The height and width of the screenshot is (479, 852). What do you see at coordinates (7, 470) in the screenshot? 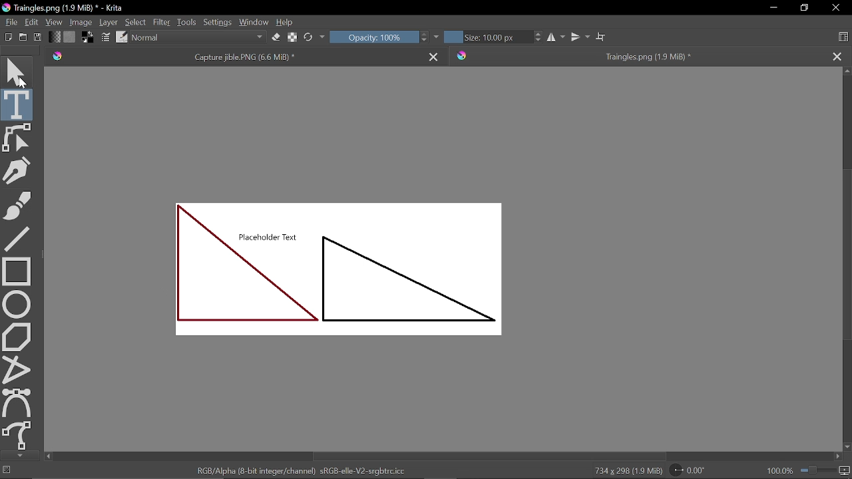
I see `No selection` at bounding box center [7, 470].